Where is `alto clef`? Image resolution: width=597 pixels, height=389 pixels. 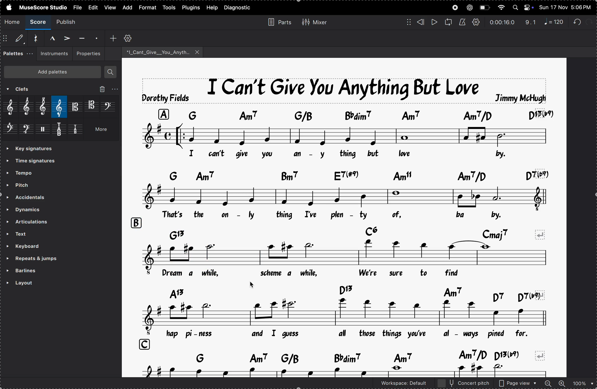
alto clef is located at coordinates (76, 107).